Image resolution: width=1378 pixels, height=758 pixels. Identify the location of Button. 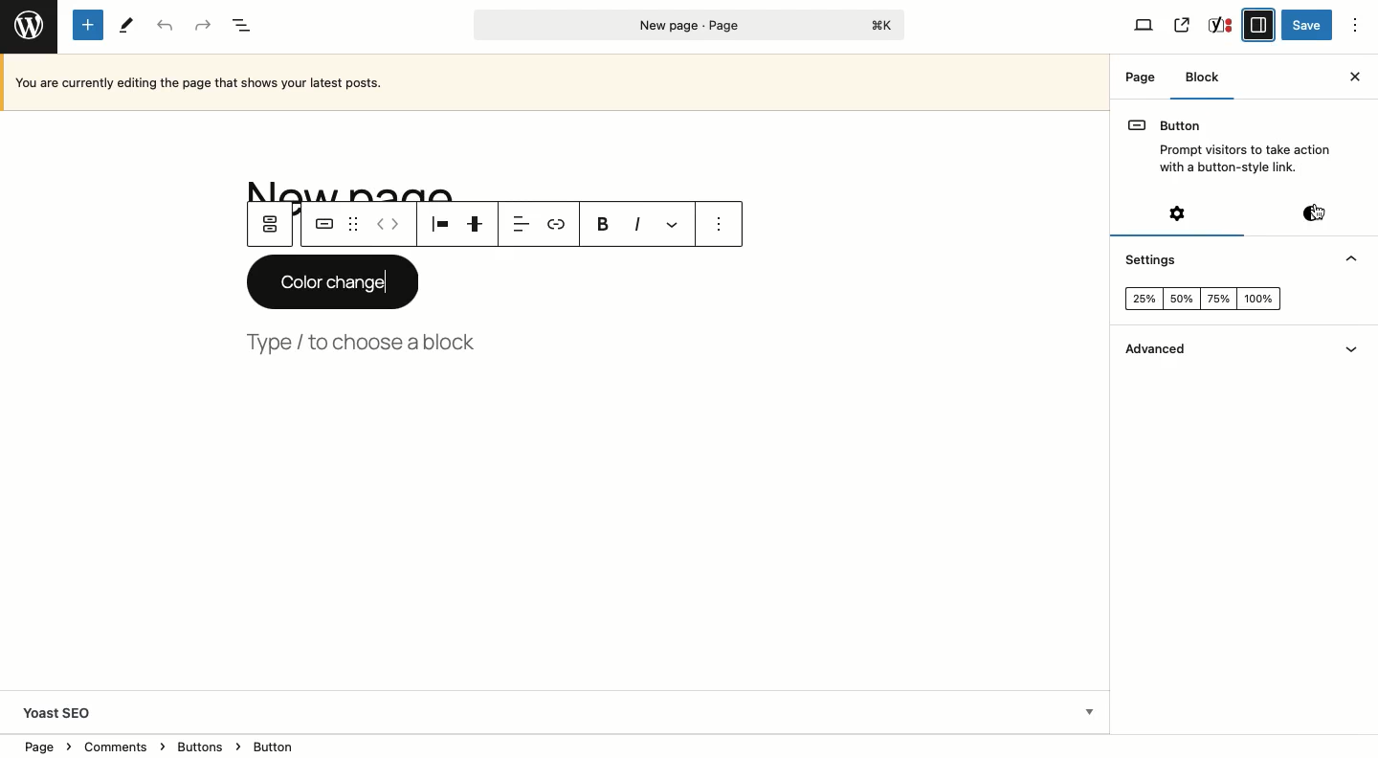
(1229, 142).